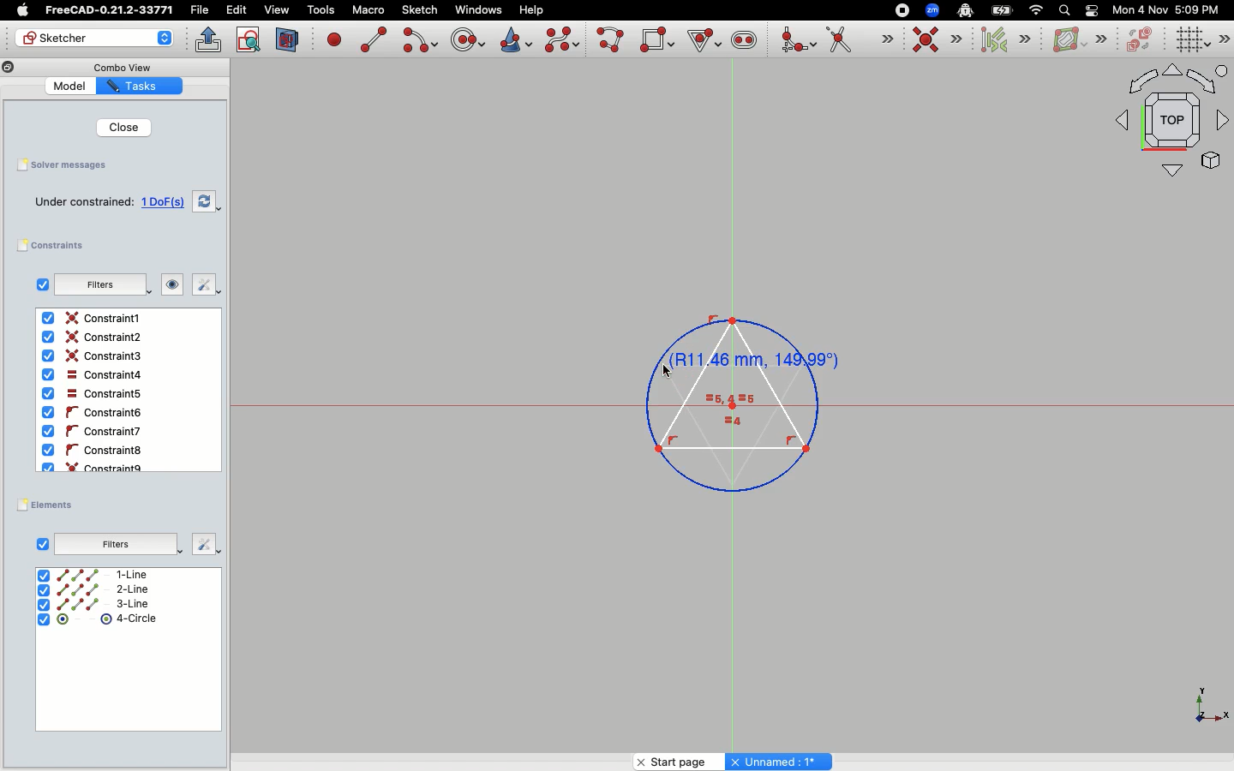  Describe the element at coordinates (249, 40) in the screenshot. I see `View sketch` at that location.